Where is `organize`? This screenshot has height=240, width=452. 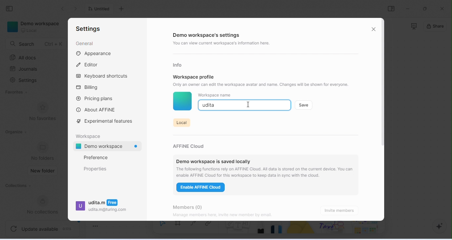 organize is located at coordinates (16, 132).